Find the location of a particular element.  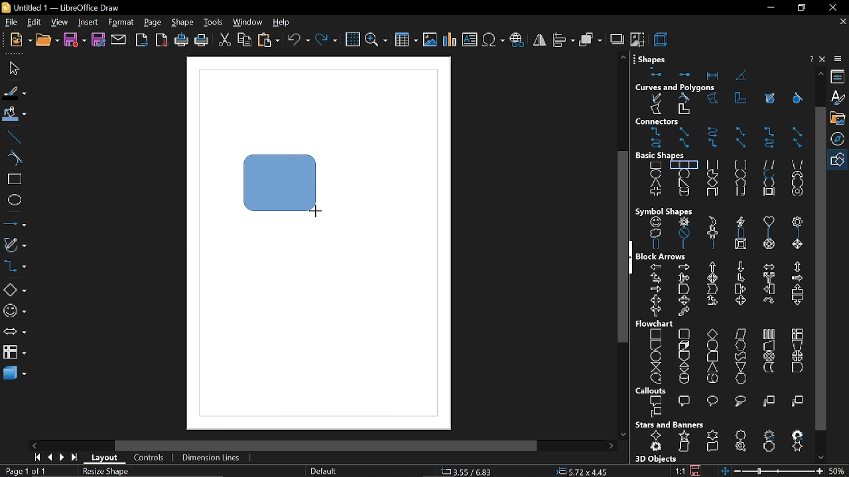

align is located at coordinates (564, 39).